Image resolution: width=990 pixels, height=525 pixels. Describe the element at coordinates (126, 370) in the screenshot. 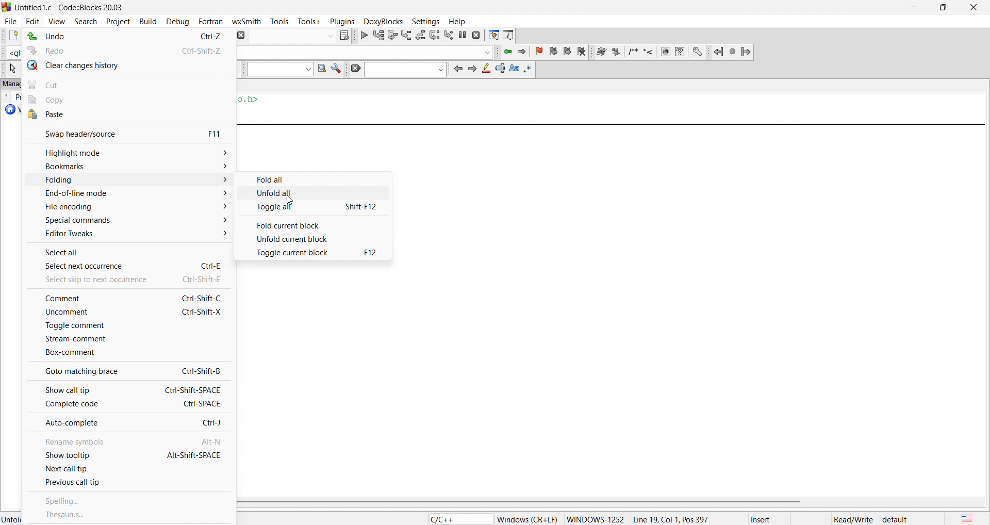

I see `goto matching brace` at that location.